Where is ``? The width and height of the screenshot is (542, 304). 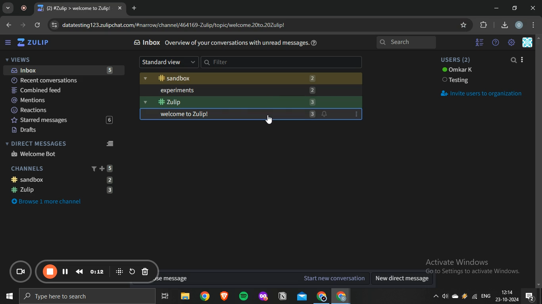  is located at coordinates (522, 60).